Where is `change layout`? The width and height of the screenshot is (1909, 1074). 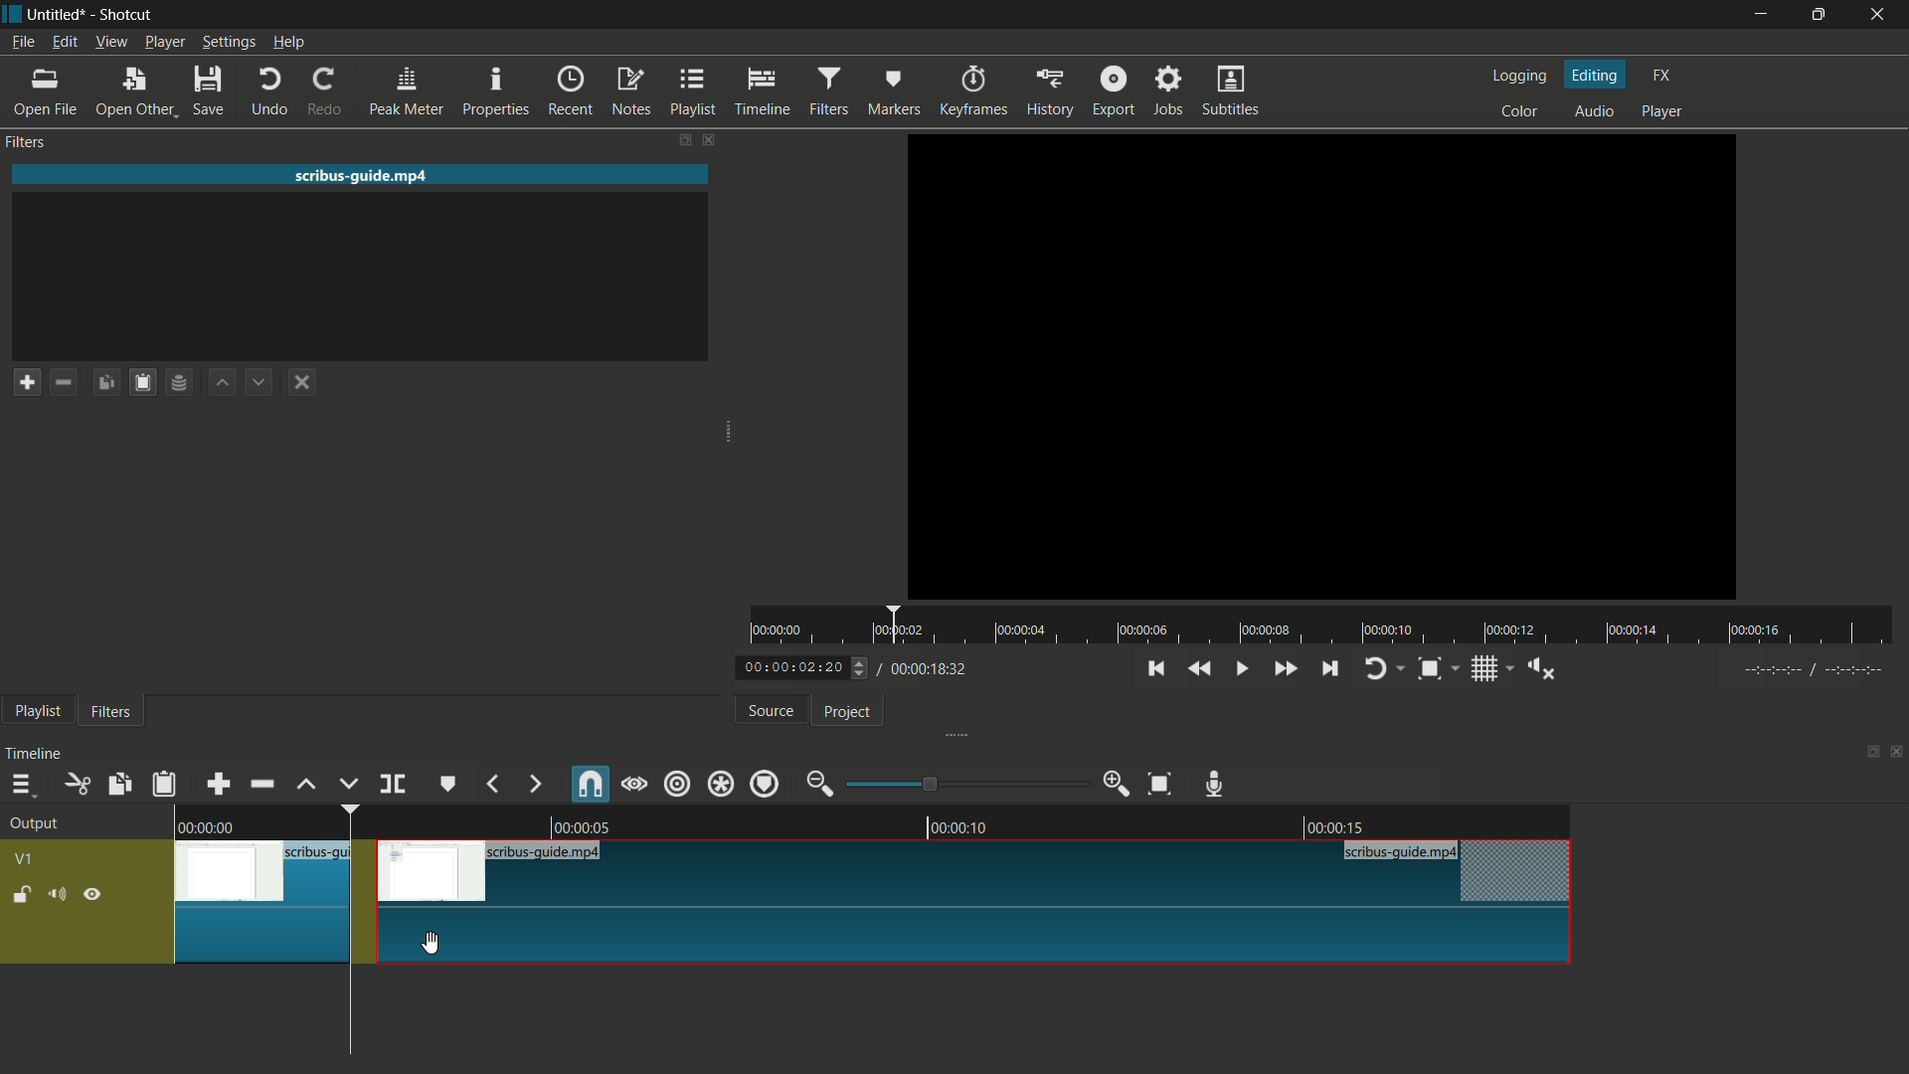
change layout is located at coordinates (1869, 754).